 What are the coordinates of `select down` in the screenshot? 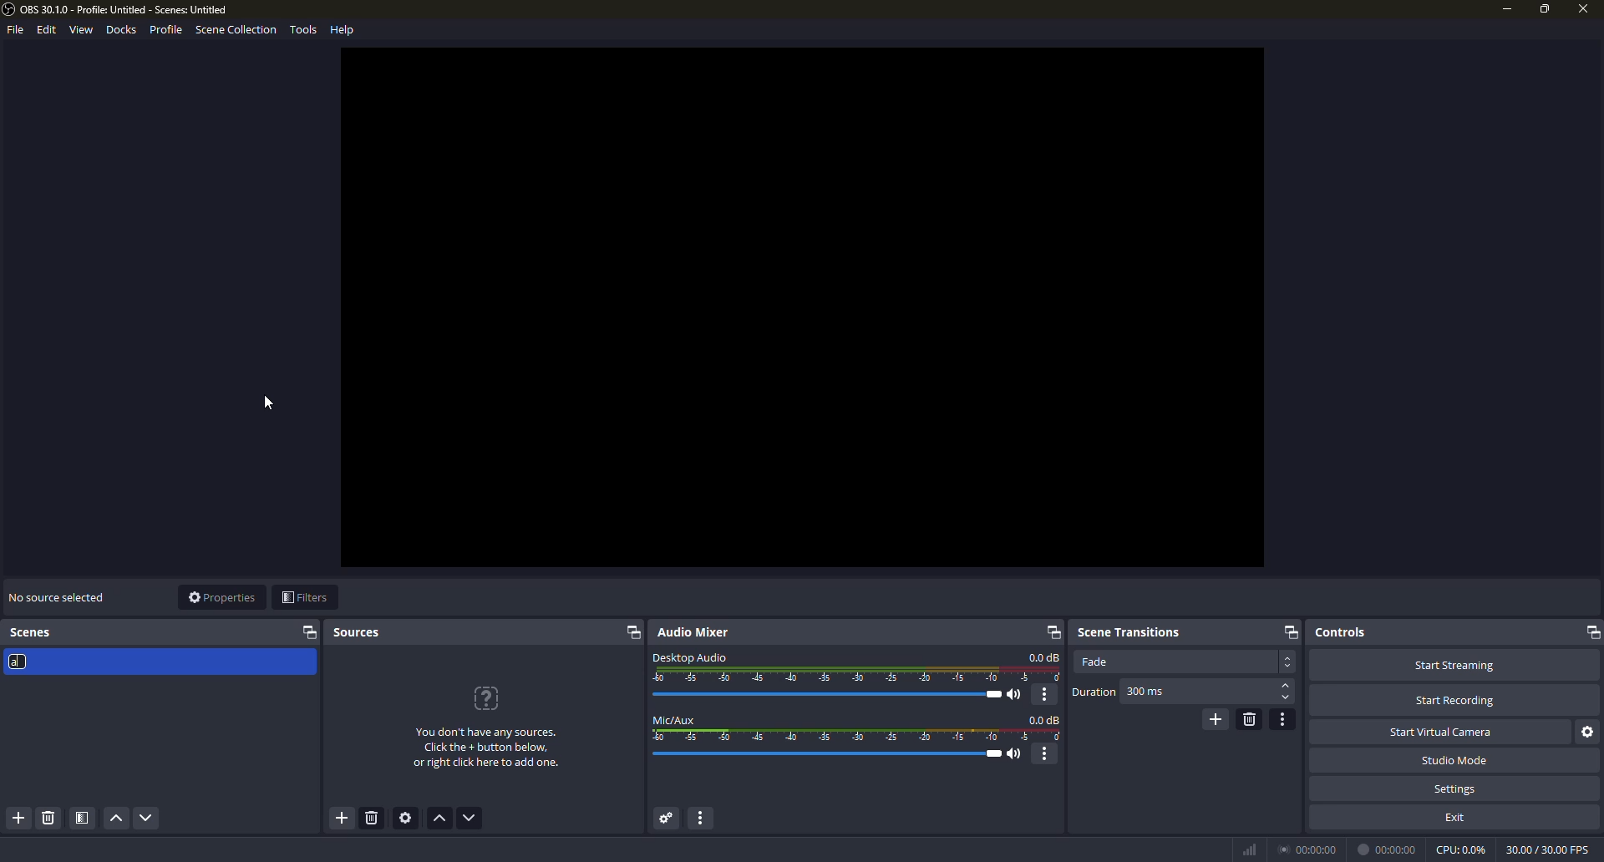 It's located at (1286, 699).